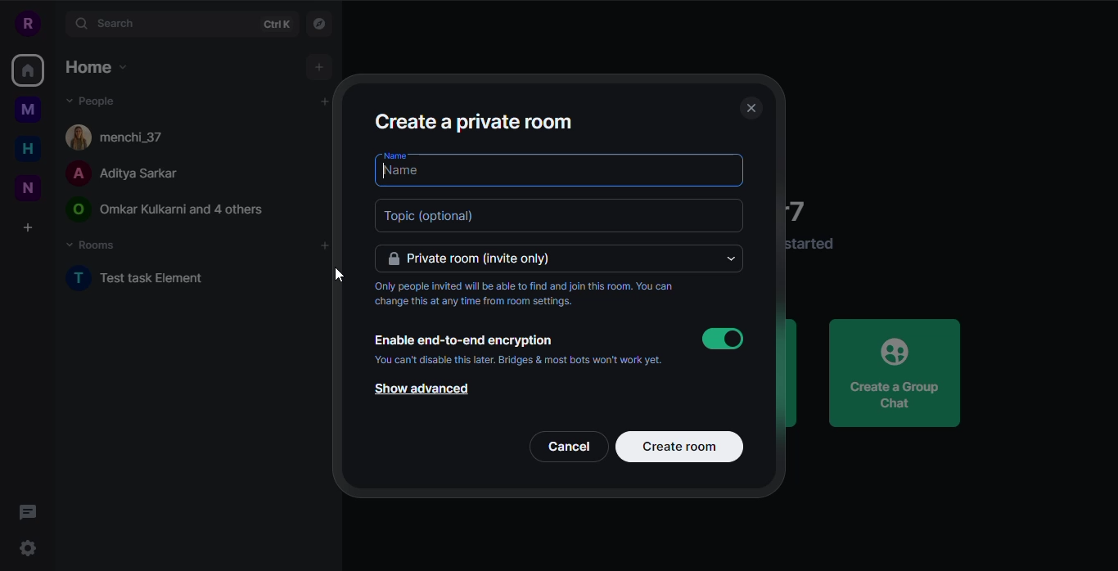 Image resolution: width=1118 pixels, height=571 pixels. What do you see at coordinates (518, 360) in the screenshot?
I see `info` at bounding box center [518, 360].